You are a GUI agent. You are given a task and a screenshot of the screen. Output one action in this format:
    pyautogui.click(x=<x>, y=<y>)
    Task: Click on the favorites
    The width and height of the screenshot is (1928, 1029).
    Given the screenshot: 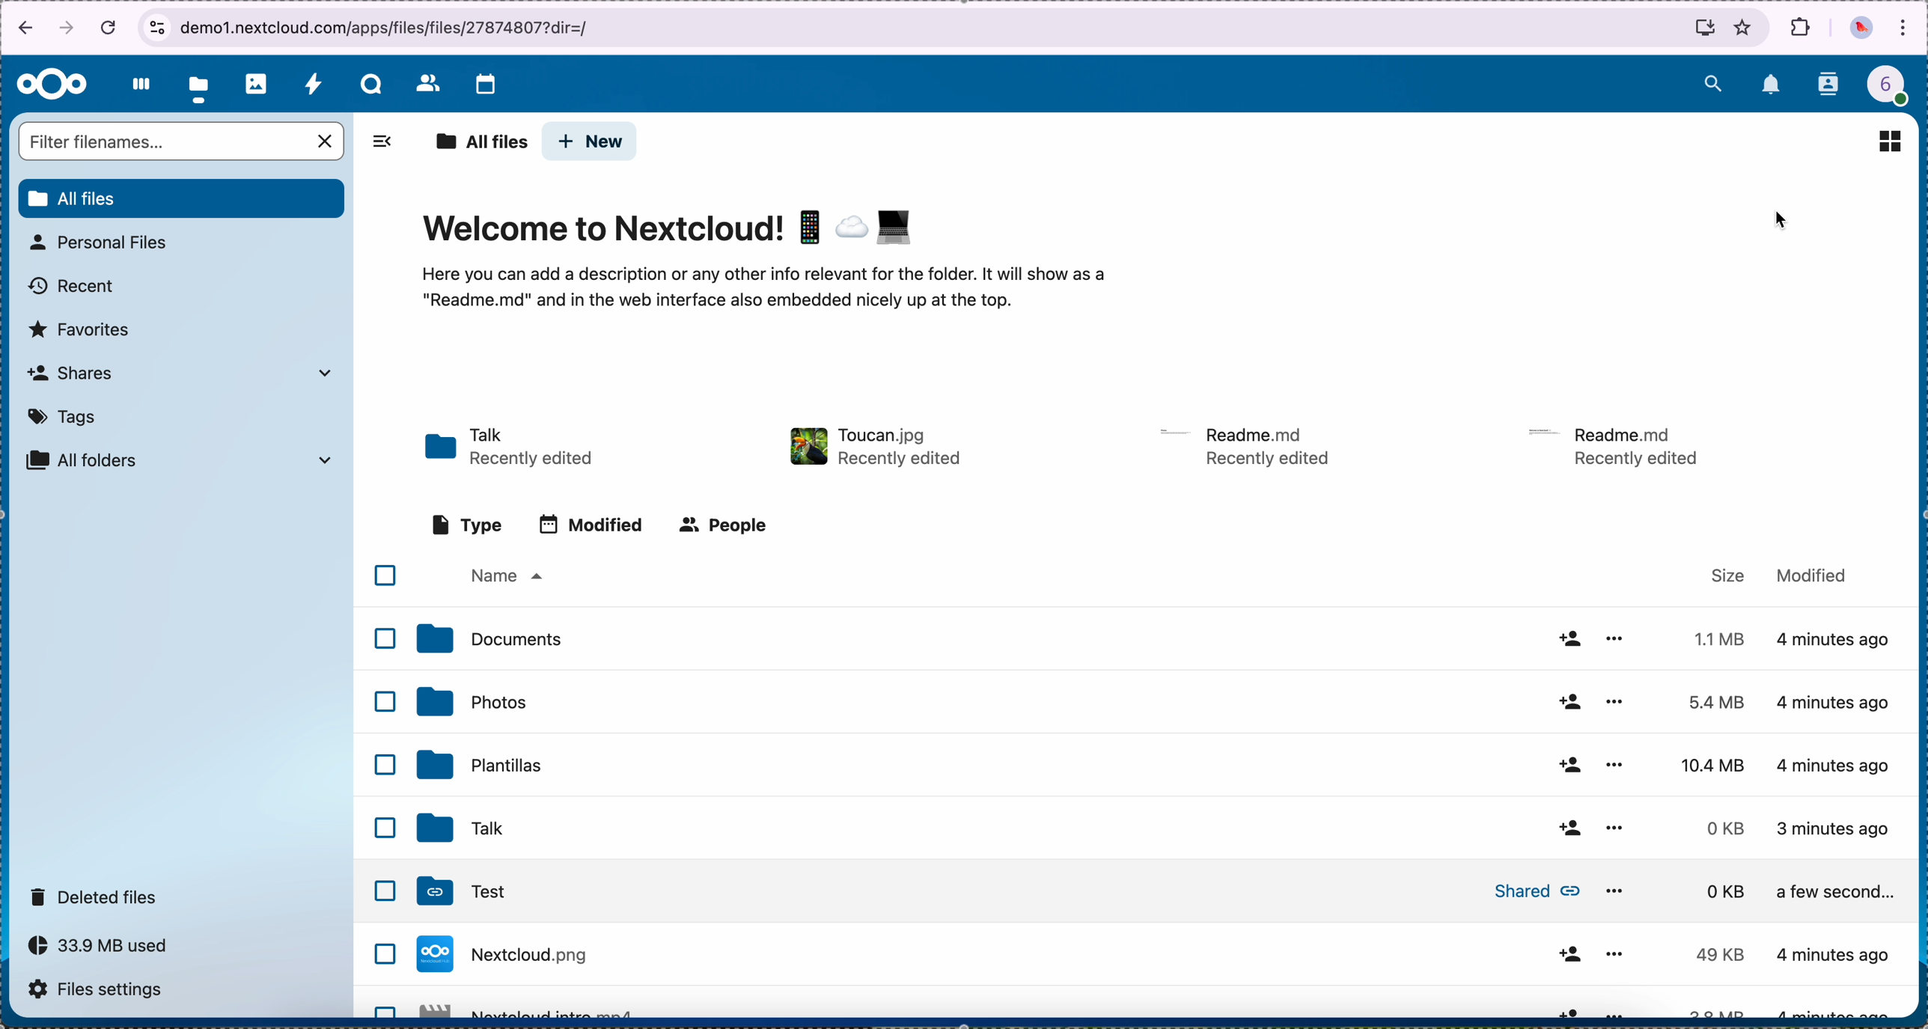 What is the action you would take?
    pyautogui.click(x=81, y=330)
    